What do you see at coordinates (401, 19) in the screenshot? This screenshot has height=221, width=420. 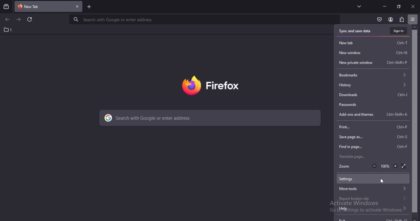 I see `extensions` at bounding box center [401, 19].